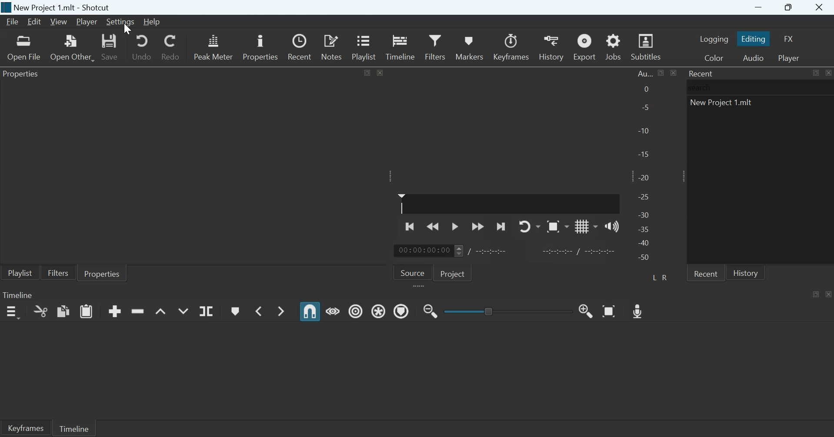 This screenshot has height=437, width=834. I want to click on Close, so click(820, 8).